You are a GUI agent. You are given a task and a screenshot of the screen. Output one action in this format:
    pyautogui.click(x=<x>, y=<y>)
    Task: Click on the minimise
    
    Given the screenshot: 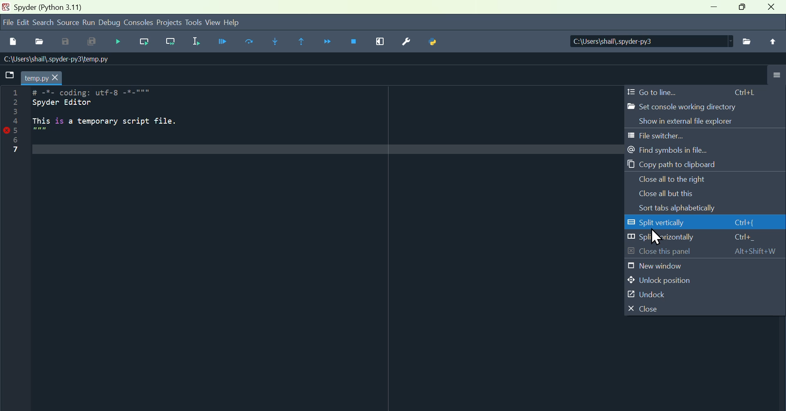 What is the action you would take?
    pyautogui.click(x=715, y=7)
    